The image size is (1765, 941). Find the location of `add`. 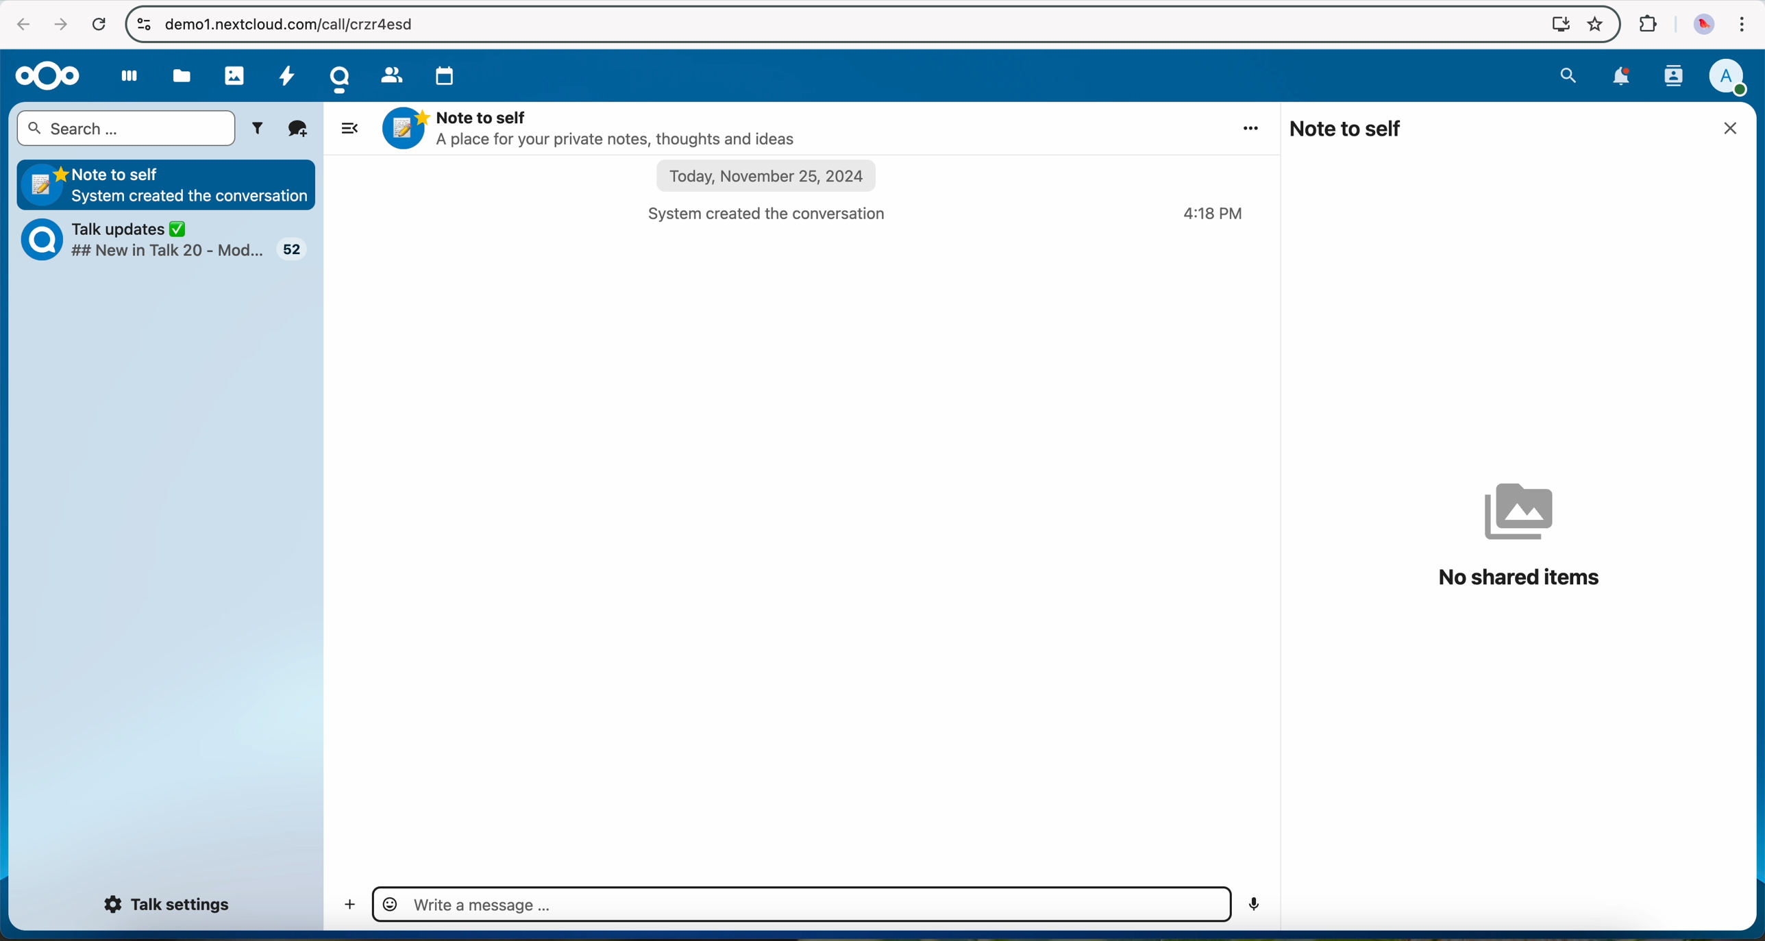

add is located at coordinates (345, 906).